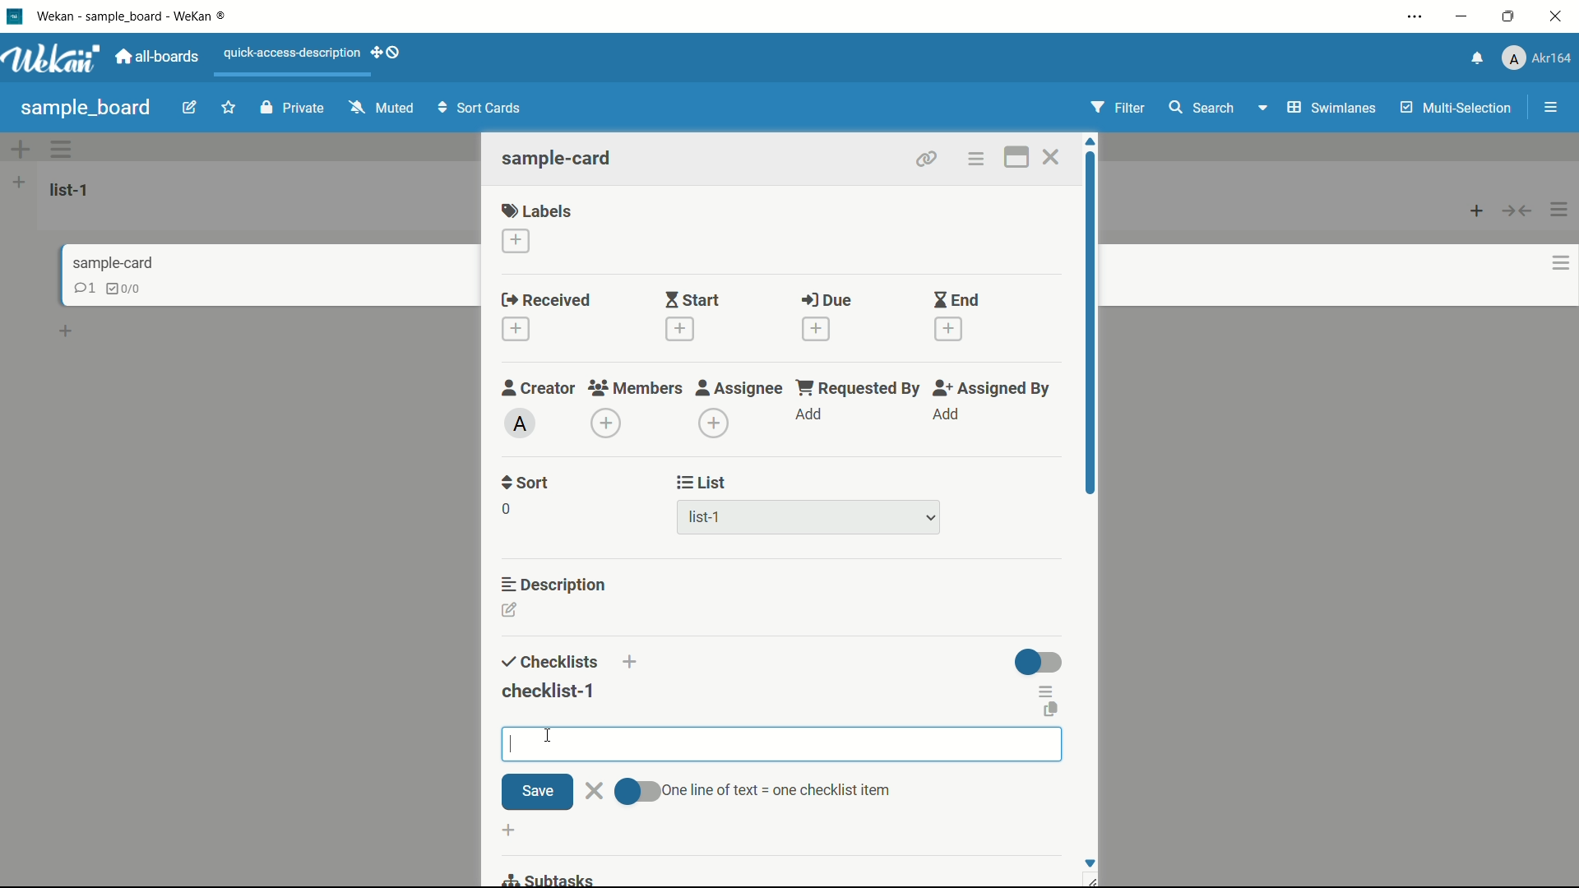  What do you see at coordinates (638, 390) in the screenshot?
I see `members` at bounding box center [638, 390].